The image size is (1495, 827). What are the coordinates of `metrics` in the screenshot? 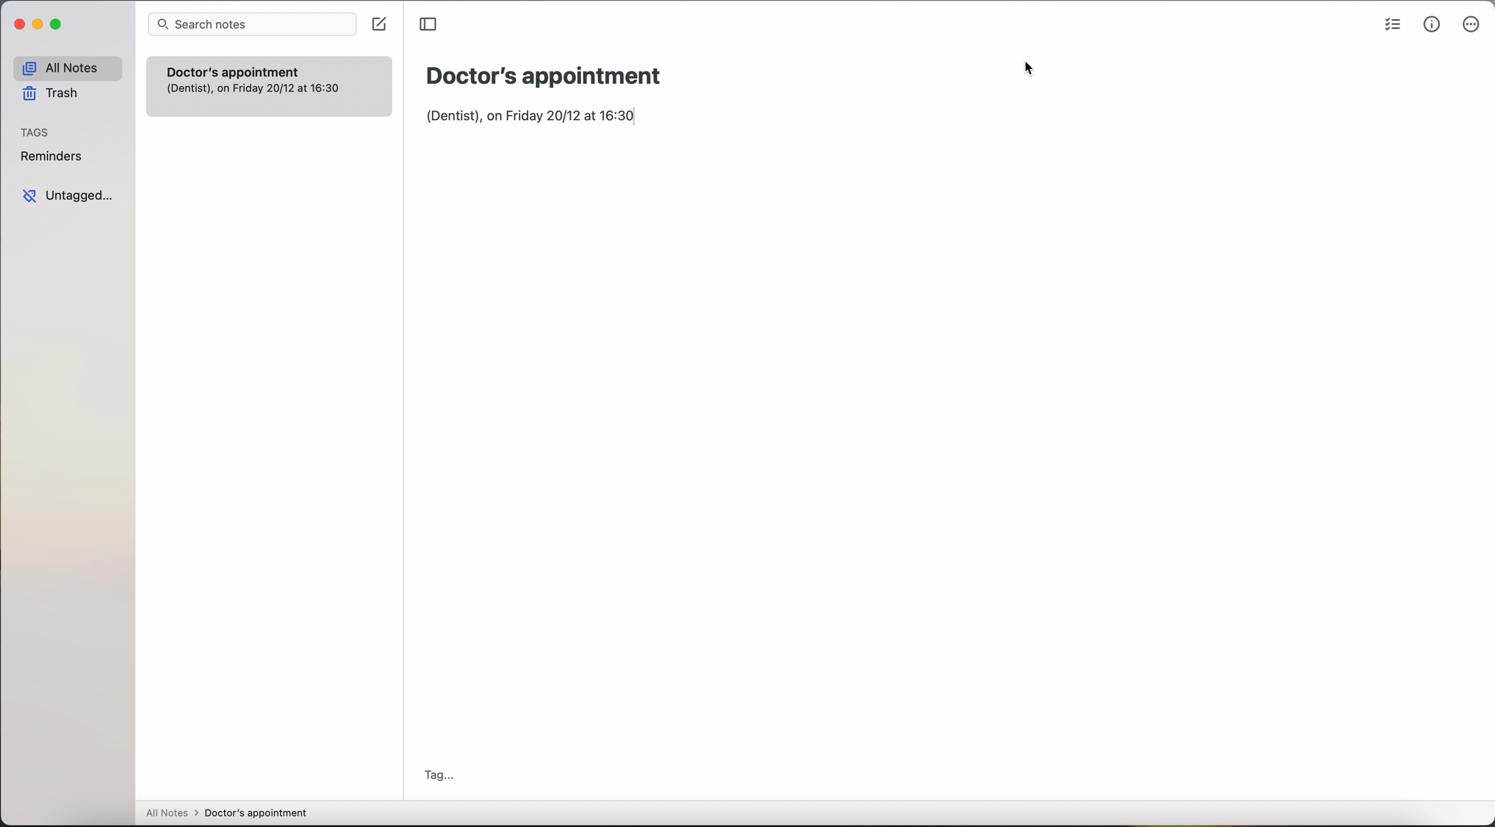 It's located at (1431, 27).